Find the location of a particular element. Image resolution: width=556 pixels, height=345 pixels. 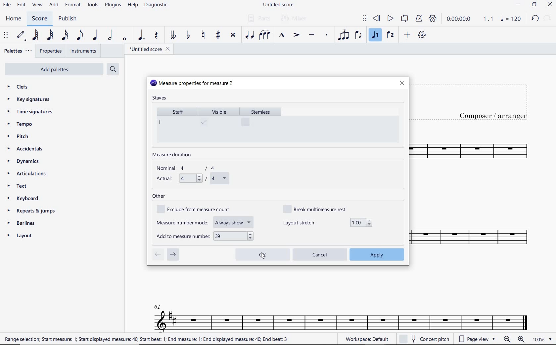

SEARCH PALETTES is located at coordinates (114, 69).